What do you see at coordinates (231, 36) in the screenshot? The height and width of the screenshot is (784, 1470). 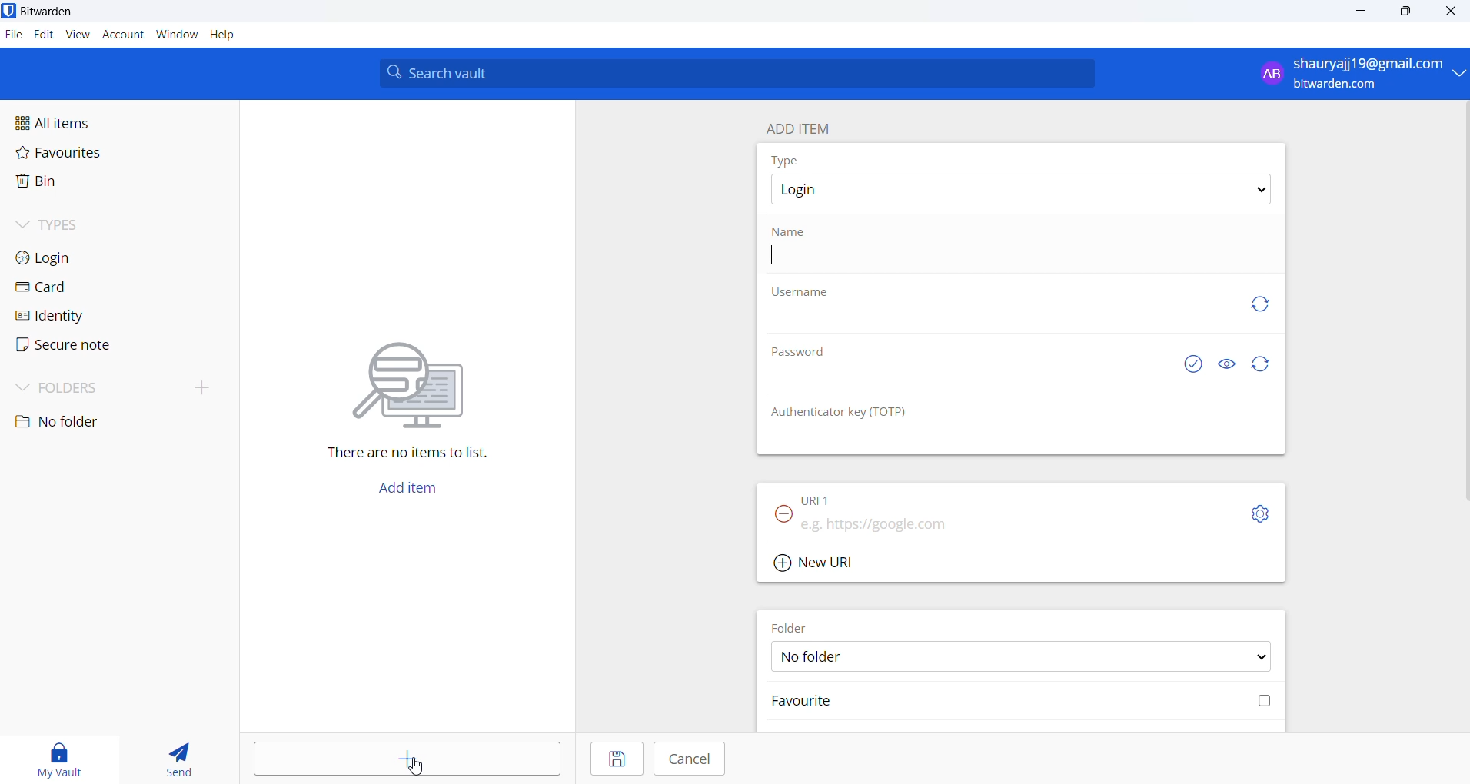 I see `Help` at bounding box center [231, 36].